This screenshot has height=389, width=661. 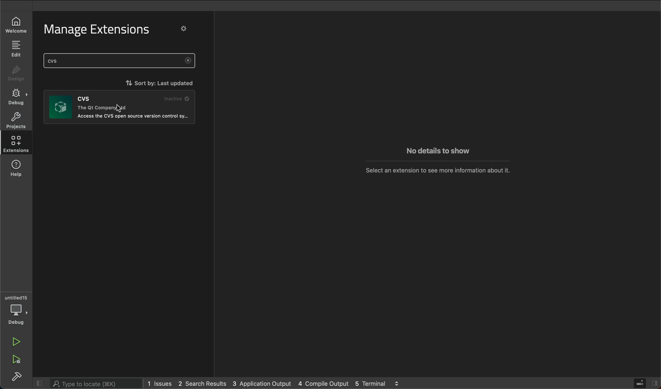 What do you see at coordinates (17, 309) in the screenshot?
I see `debuger` at bounding box center [17, 309].